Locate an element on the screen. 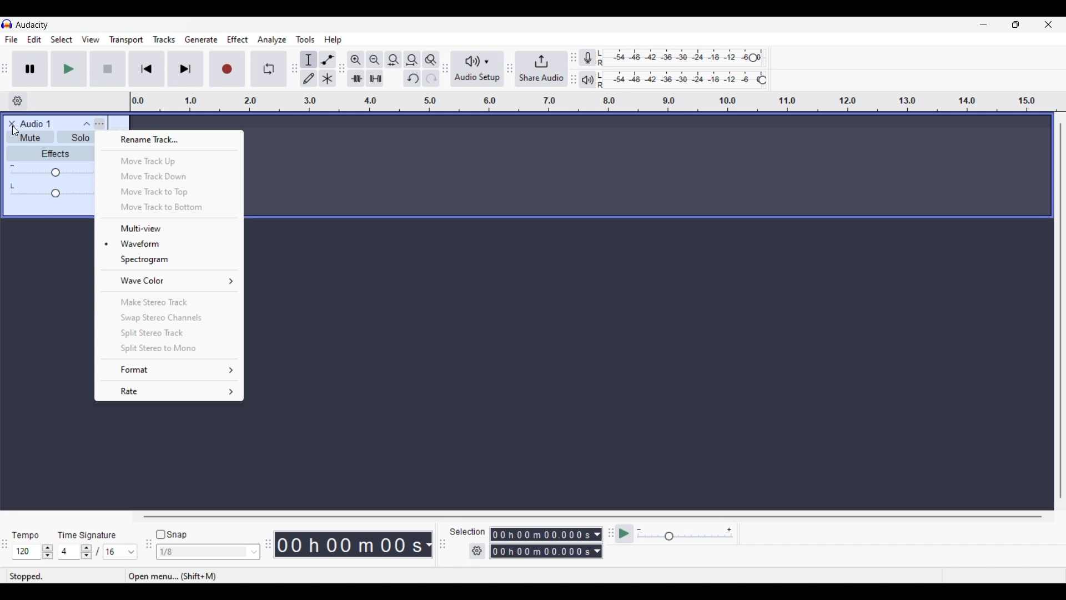 The width and height of the screenshot is (1066, 600). Multitool is located at coordinates (328, 79).